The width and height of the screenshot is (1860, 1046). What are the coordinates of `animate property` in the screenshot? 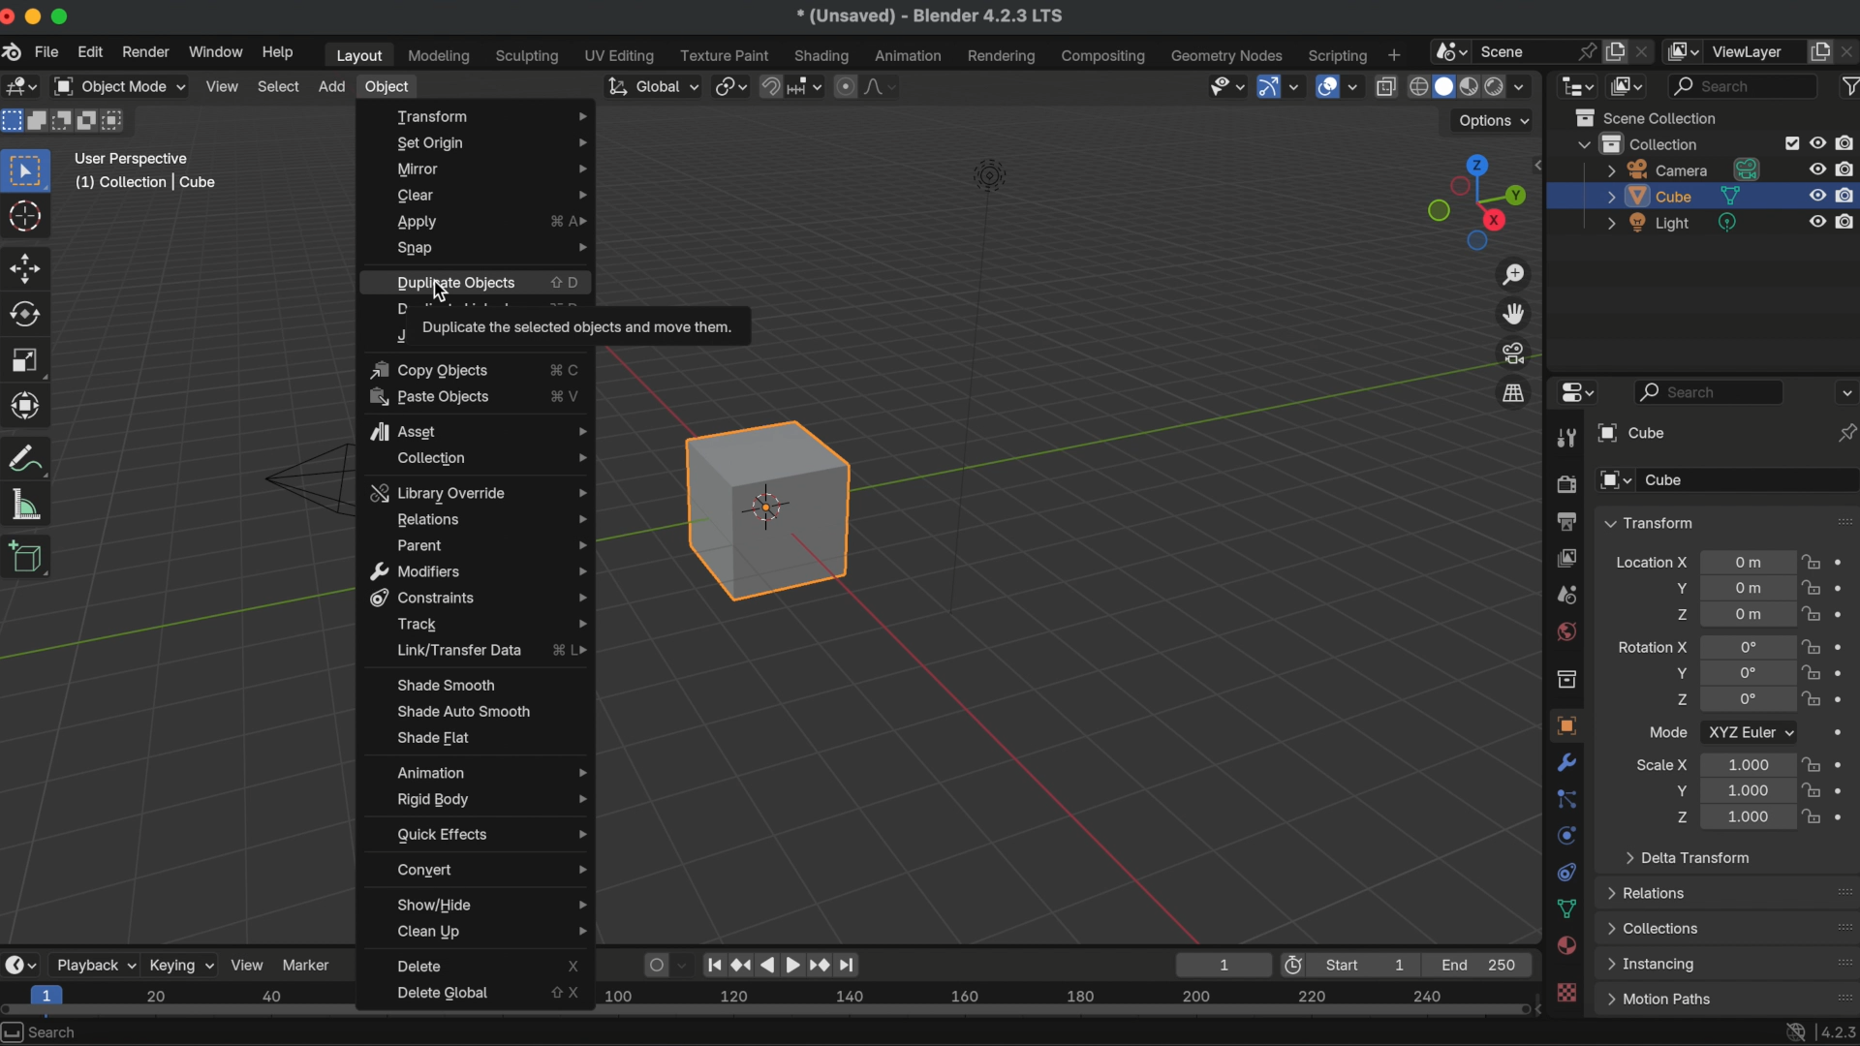 It's located at (1844, 815).